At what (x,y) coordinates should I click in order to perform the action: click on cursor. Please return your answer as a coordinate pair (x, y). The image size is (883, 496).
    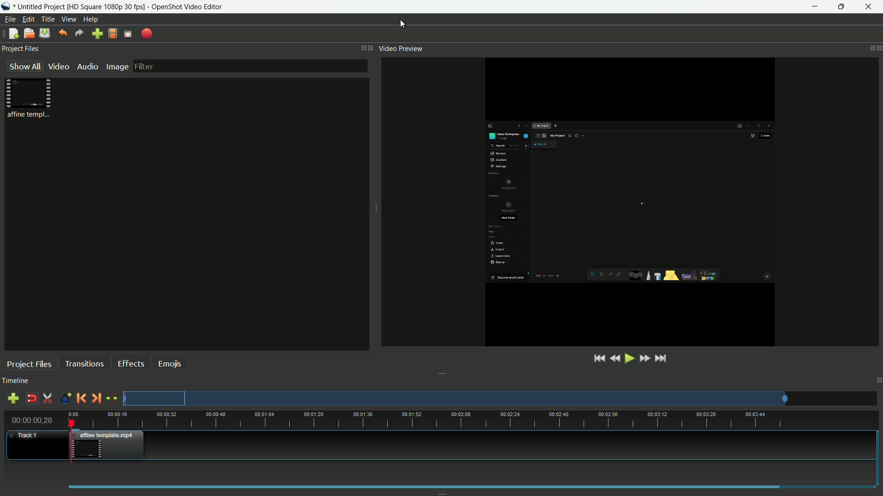
    Looking at the image, I should click on (403, 25).